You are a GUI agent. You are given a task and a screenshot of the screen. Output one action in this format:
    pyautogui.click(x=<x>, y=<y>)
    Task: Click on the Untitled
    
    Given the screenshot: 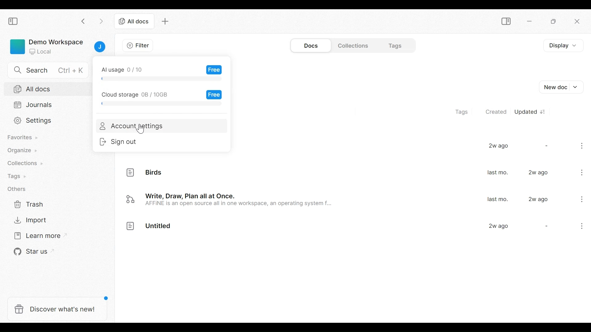 What is the action you would take?
    pyautogui.click(x=159, y=227)
    